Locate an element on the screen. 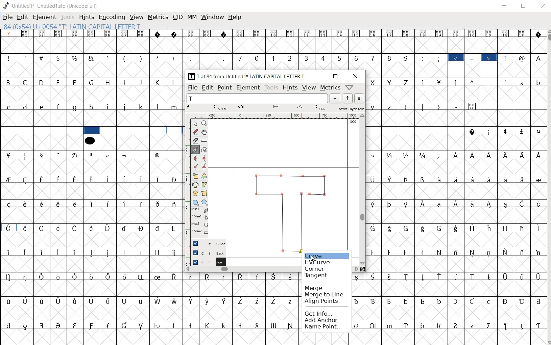  Symbol is located at coordinates (42, 276).